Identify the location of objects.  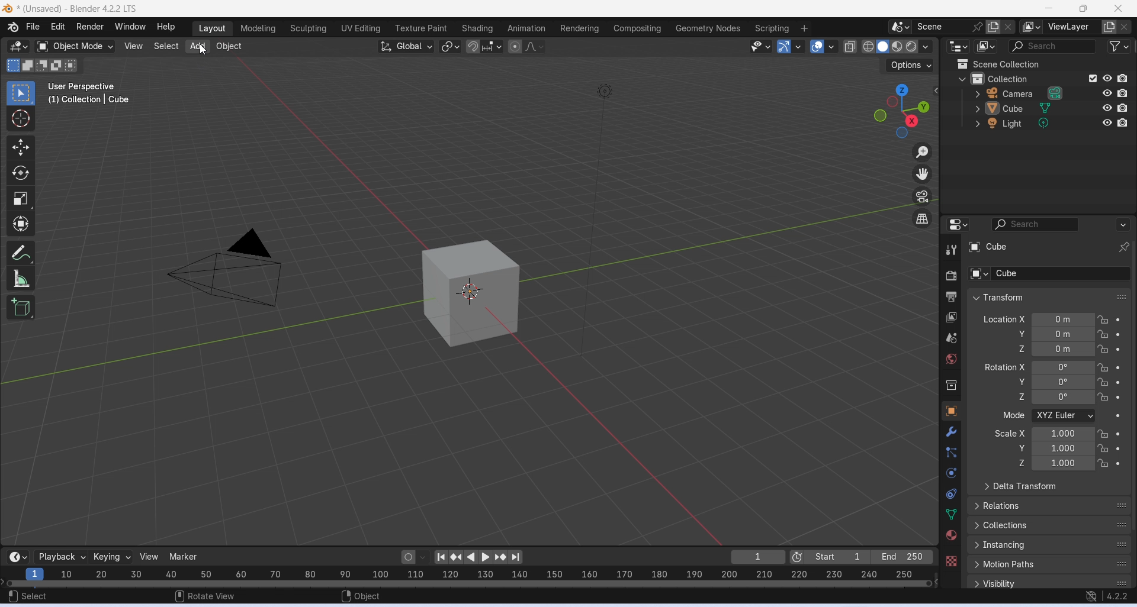
(951, 411).